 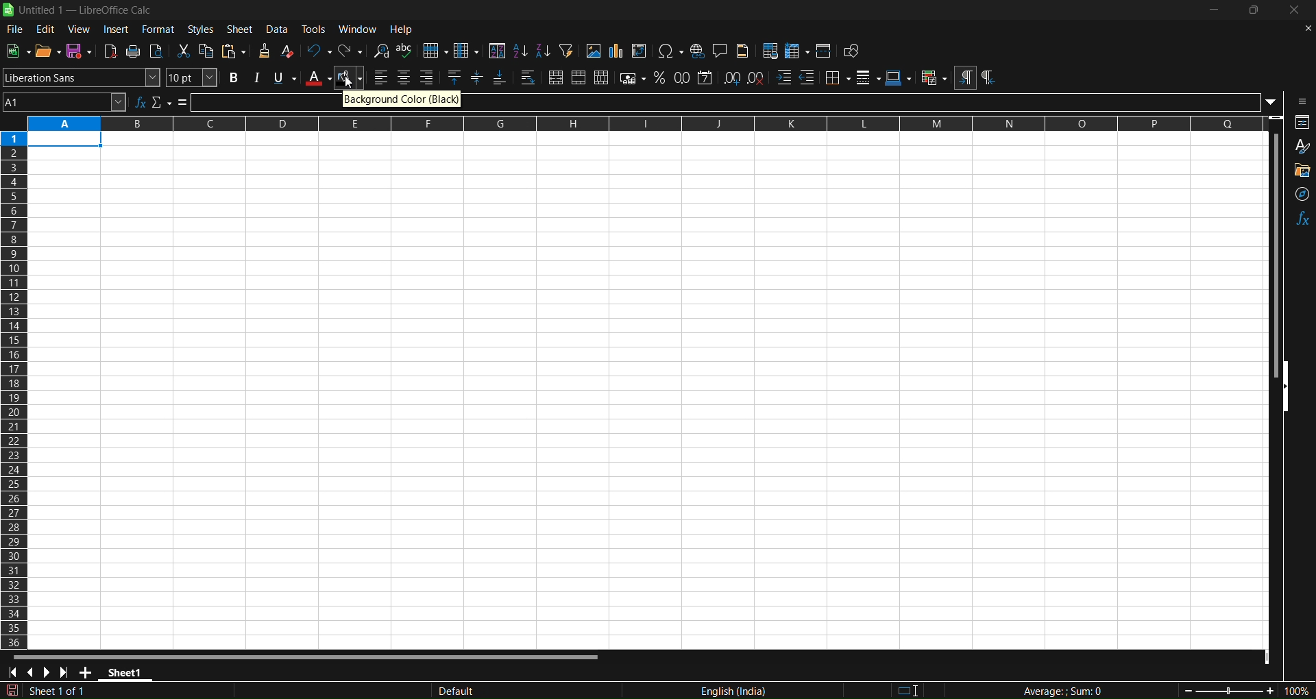 I want to click on minimize, so click(x=1216, y=10).